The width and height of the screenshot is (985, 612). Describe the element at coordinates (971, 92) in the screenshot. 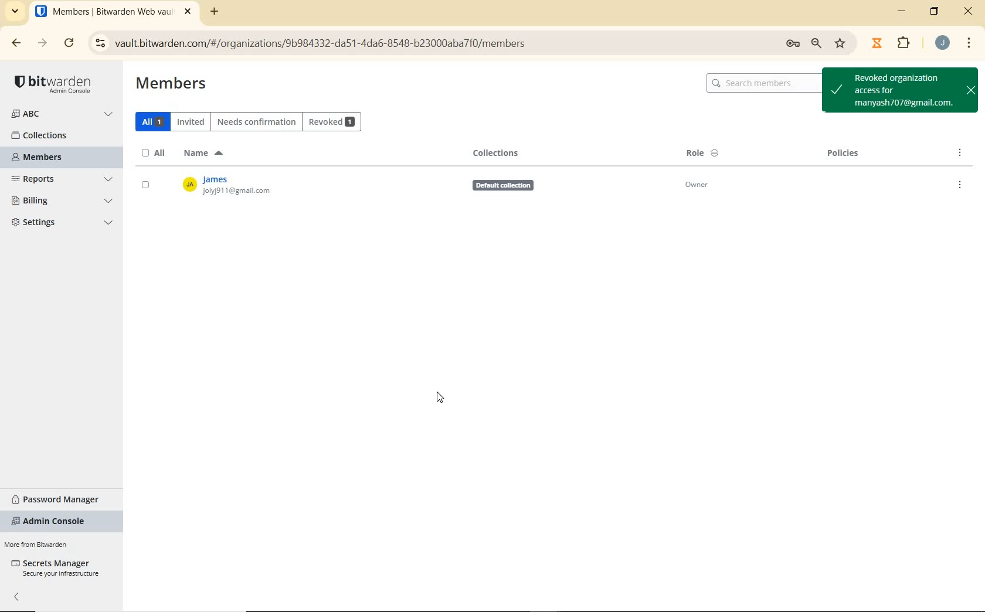

I see `close` at that location.